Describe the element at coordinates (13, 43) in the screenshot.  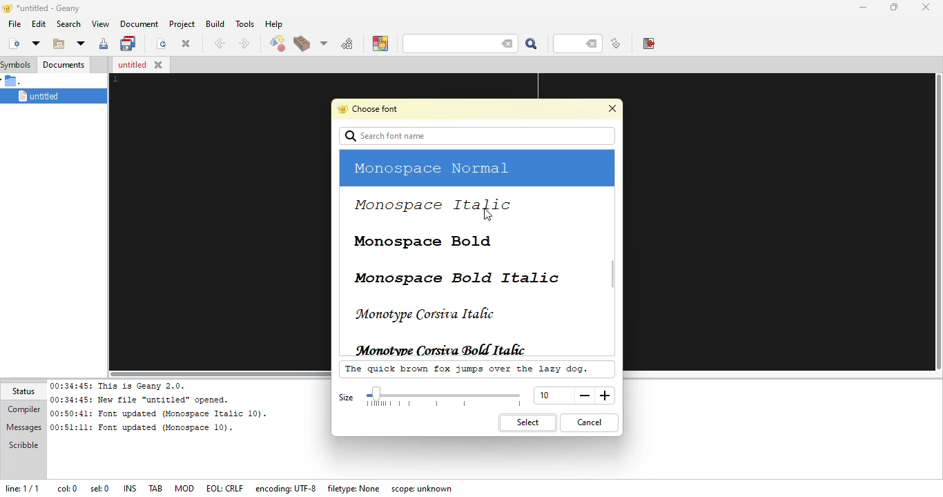
I see `create new` at that location.